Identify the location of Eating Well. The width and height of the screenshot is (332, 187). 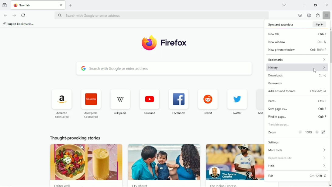
(86, 184).